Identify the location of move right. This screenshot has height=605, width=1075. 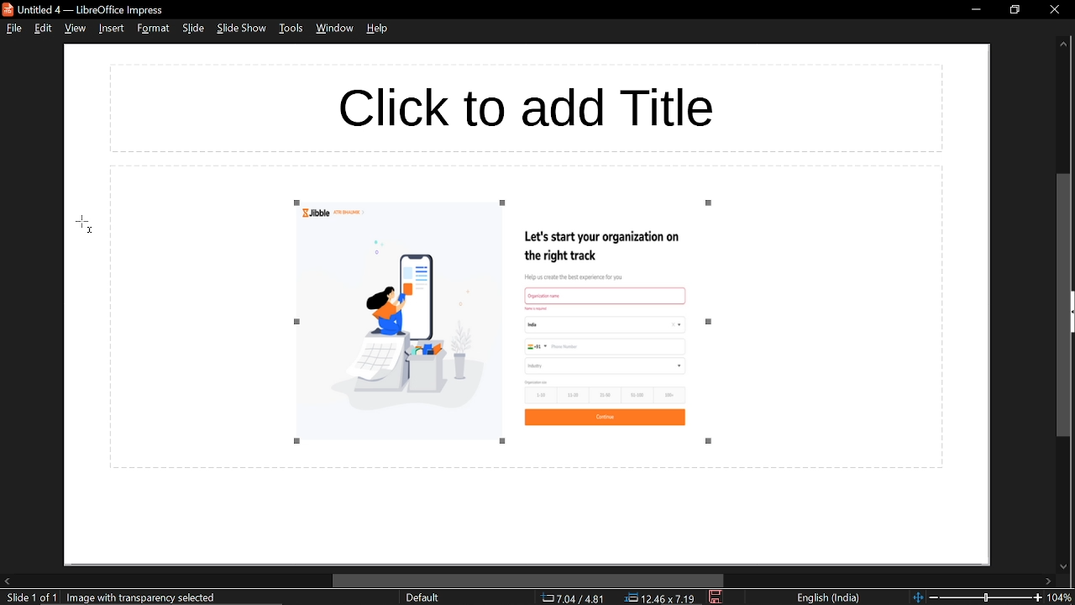
(1049, 581).